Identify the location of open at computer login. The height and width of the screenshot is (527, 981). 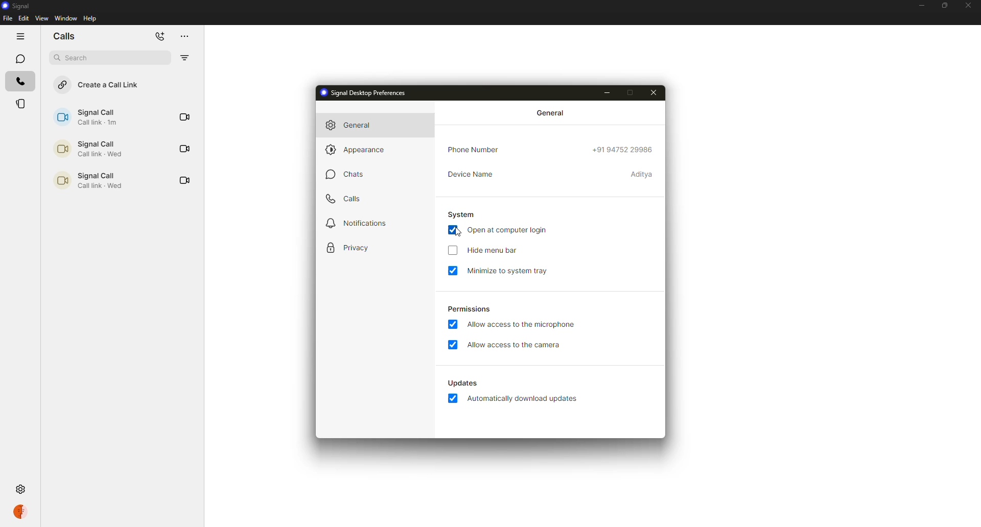
(509, 230).